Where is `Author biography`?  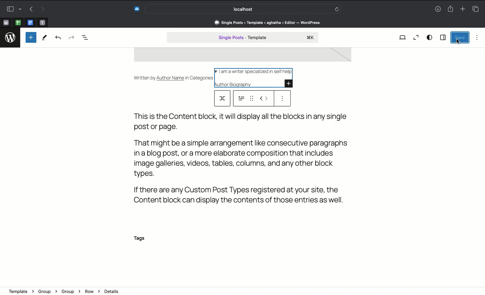
Author biography is located at coordinates (255, 83).